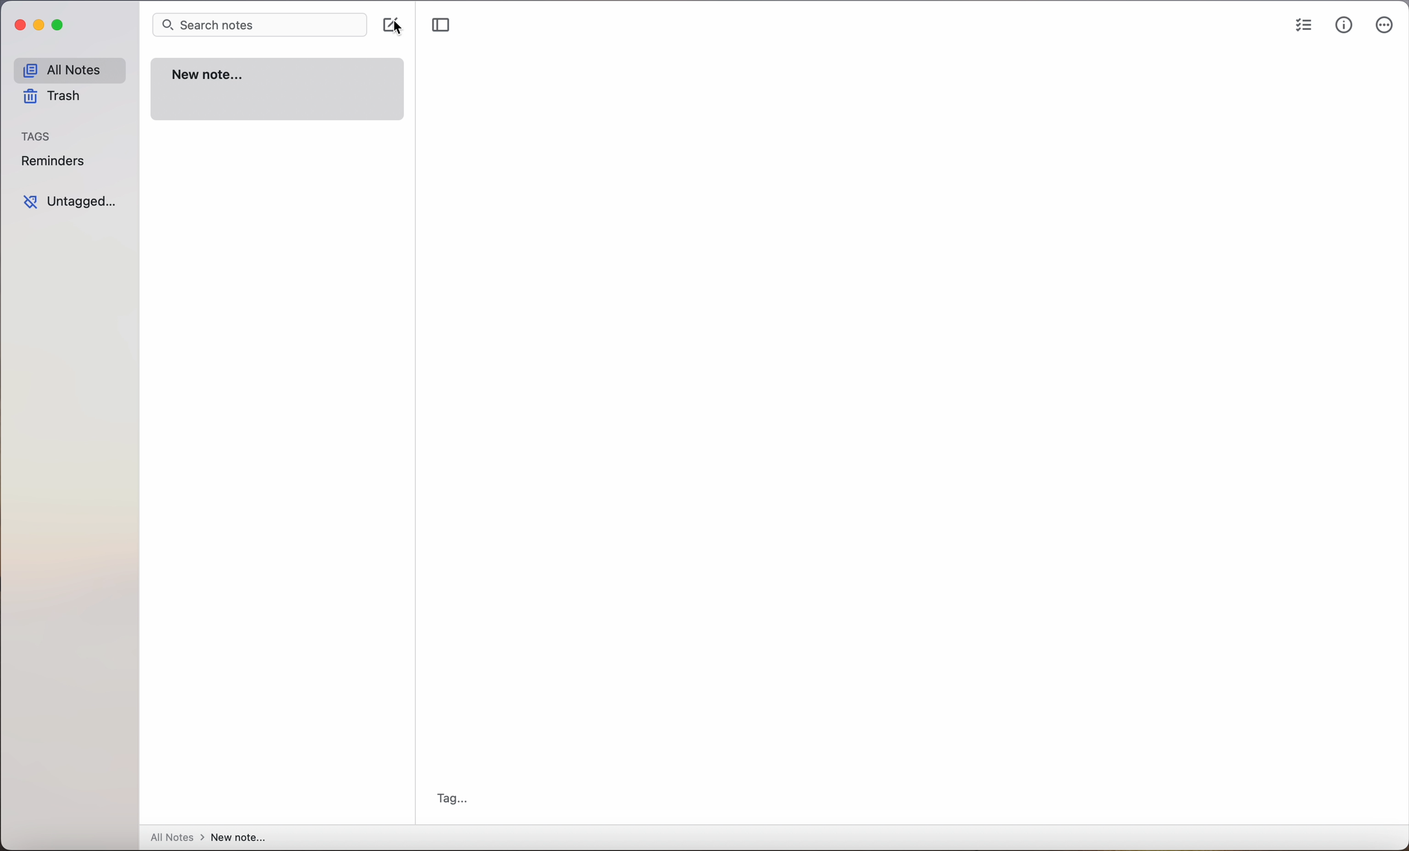  Describe the element at coordinates (41, 27) in the screenshot. I see `minimize Simplenote` at that location.